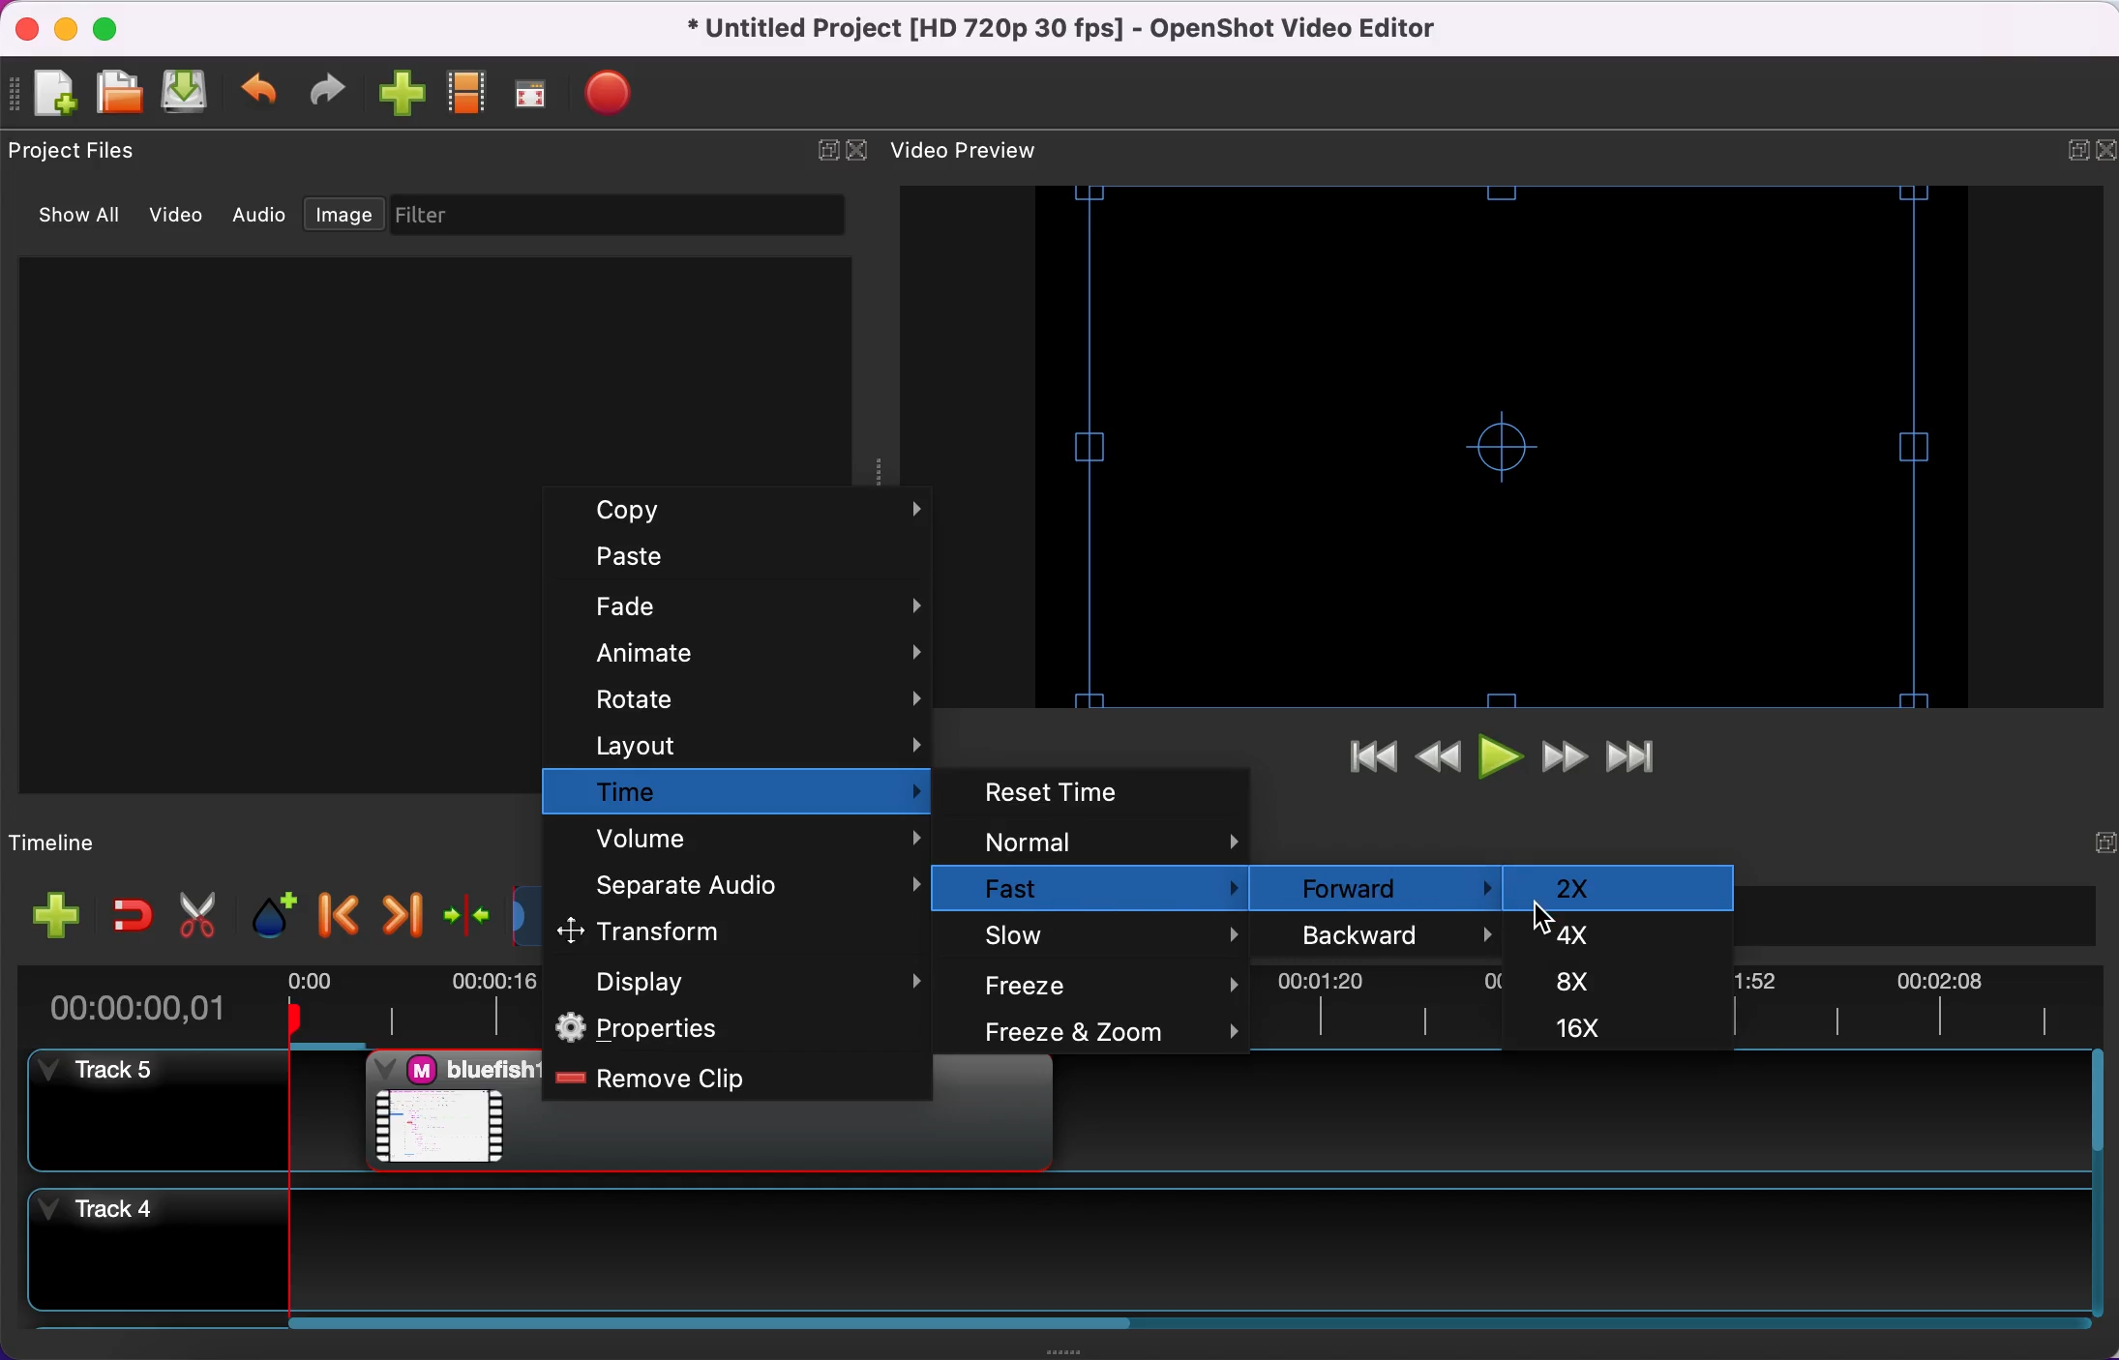 Image resolution: width=2119 pixels, height=1360 pixels. Describe the element at coordinates (1499, 759) in the screenshot. I see `play` at that location.